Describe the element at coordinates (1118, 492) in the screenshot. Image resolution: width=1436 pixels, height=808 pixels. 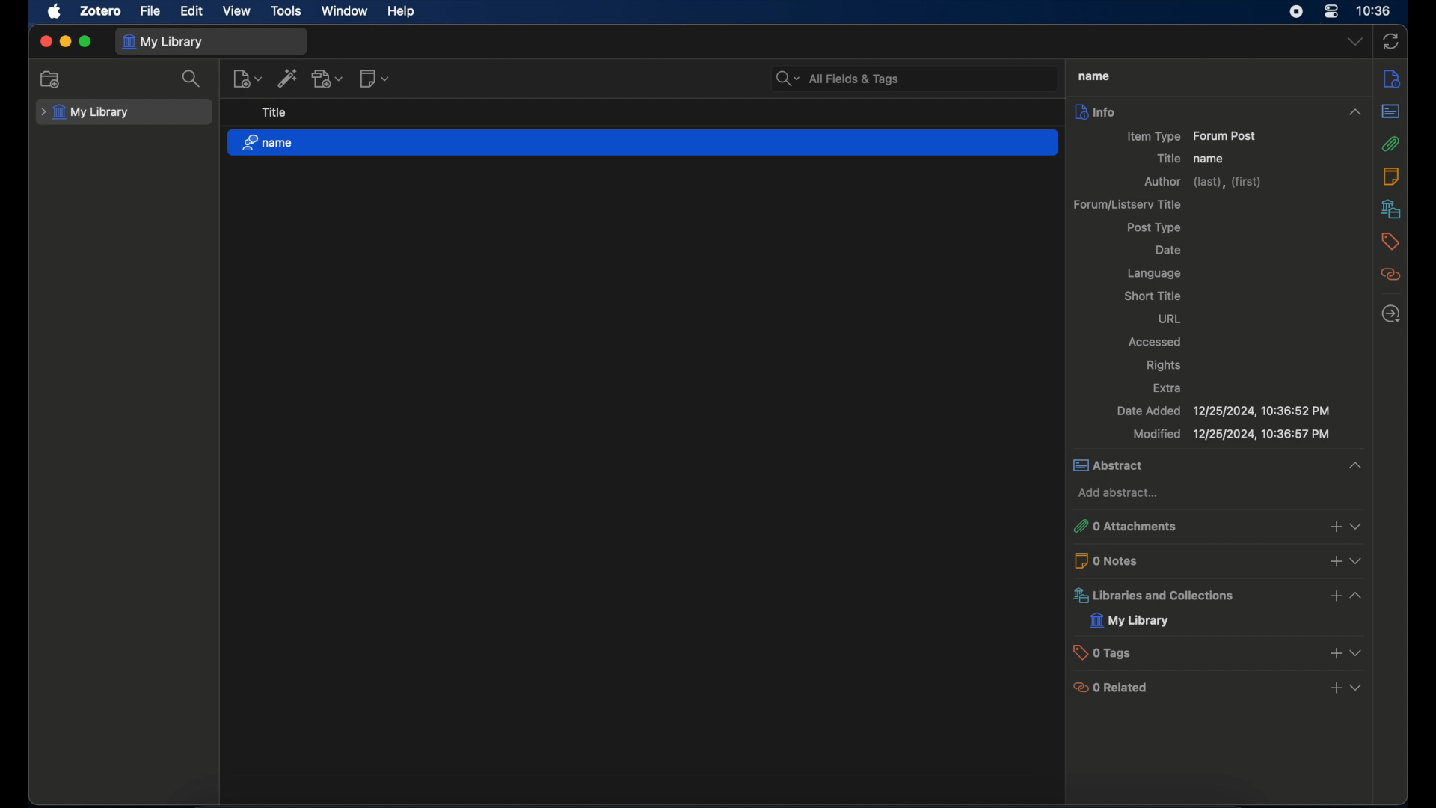
I see `add abstract` at that location.